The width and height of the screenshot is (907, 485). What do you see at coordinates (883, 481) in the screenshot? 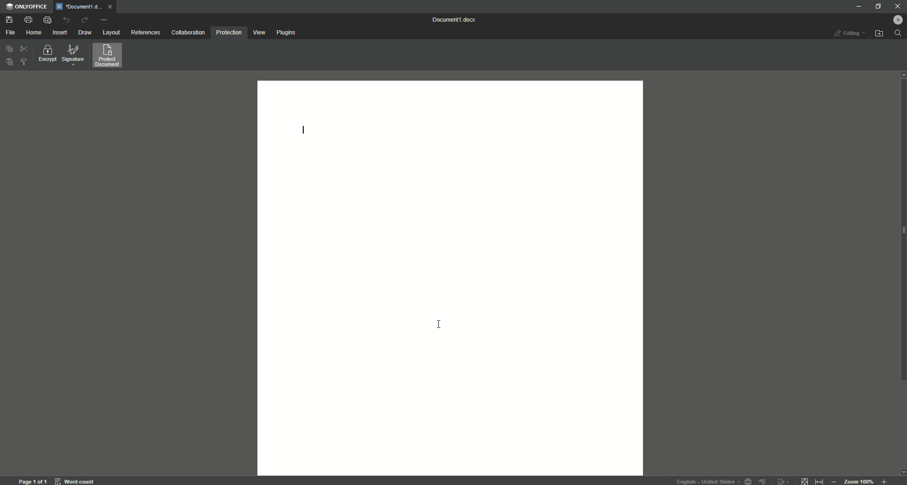
I see `Zoom in` at bounding box center [883, 481].